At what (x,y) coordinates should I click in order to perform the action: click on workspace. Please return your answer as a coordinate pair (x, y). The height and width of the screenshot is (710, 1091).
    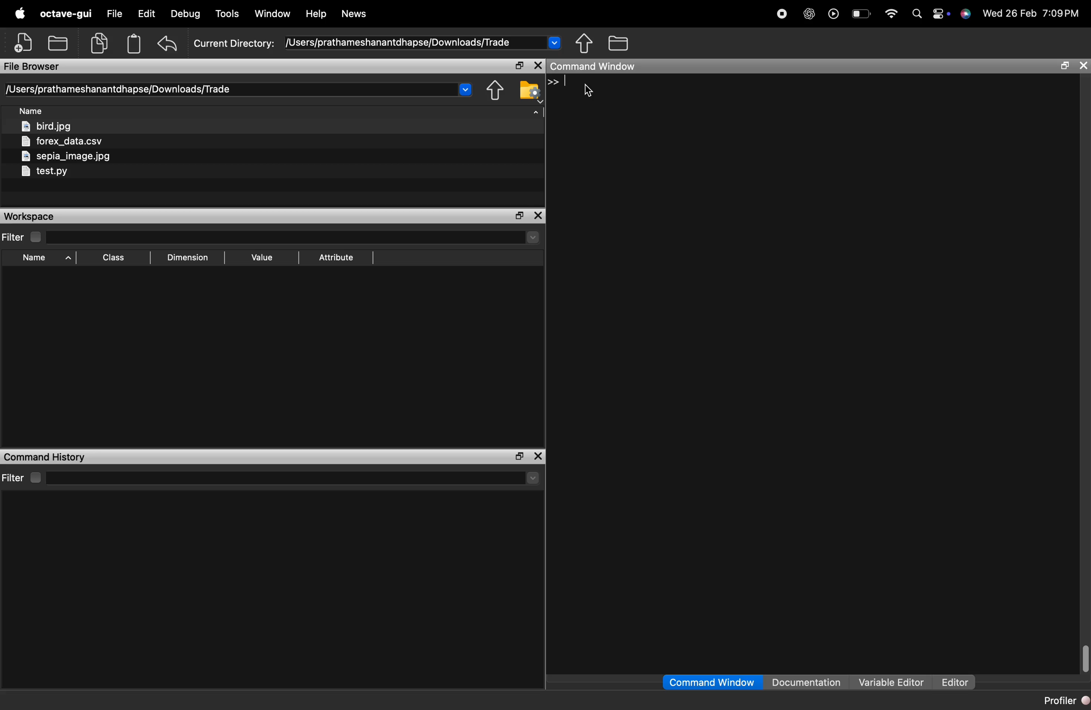
    Looking at the image, I should click on (45, 216).